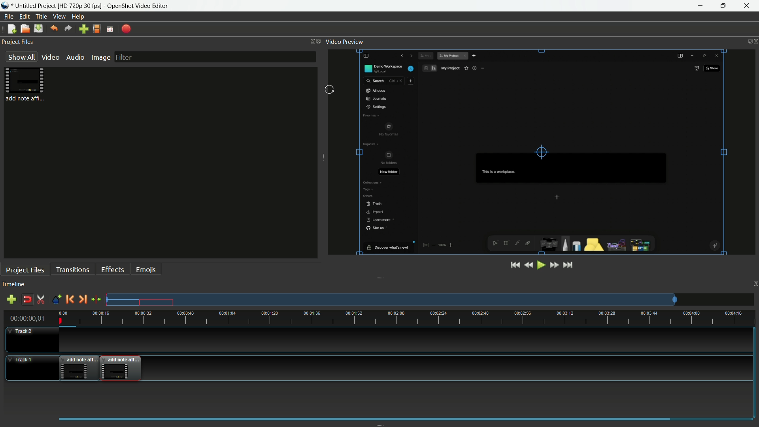  Describe the element at coordinates (540, 151) in the screenshot. I see `preview video` at that location.